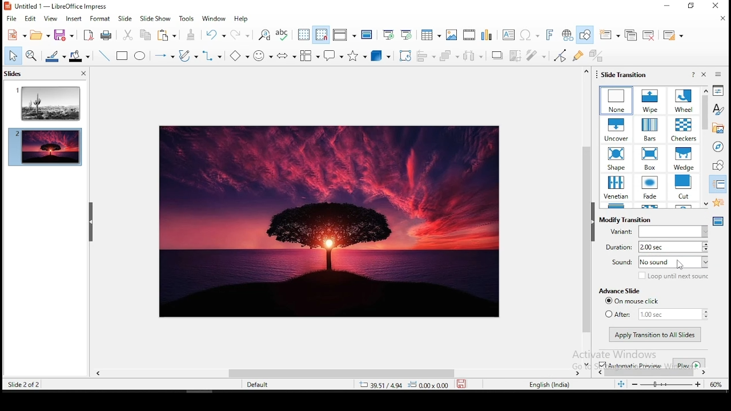 The width and height of the screenshot is (731, 411). I want to click on snap to grids, so click(322, 35).